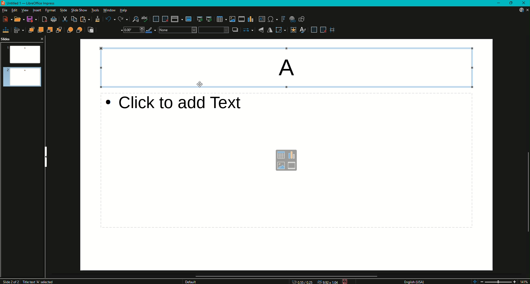 The width and height of the screenshot is (530, 284). Describe the element at coordinates (498, 3) in the screenshot. I see `Minimize` at that location.